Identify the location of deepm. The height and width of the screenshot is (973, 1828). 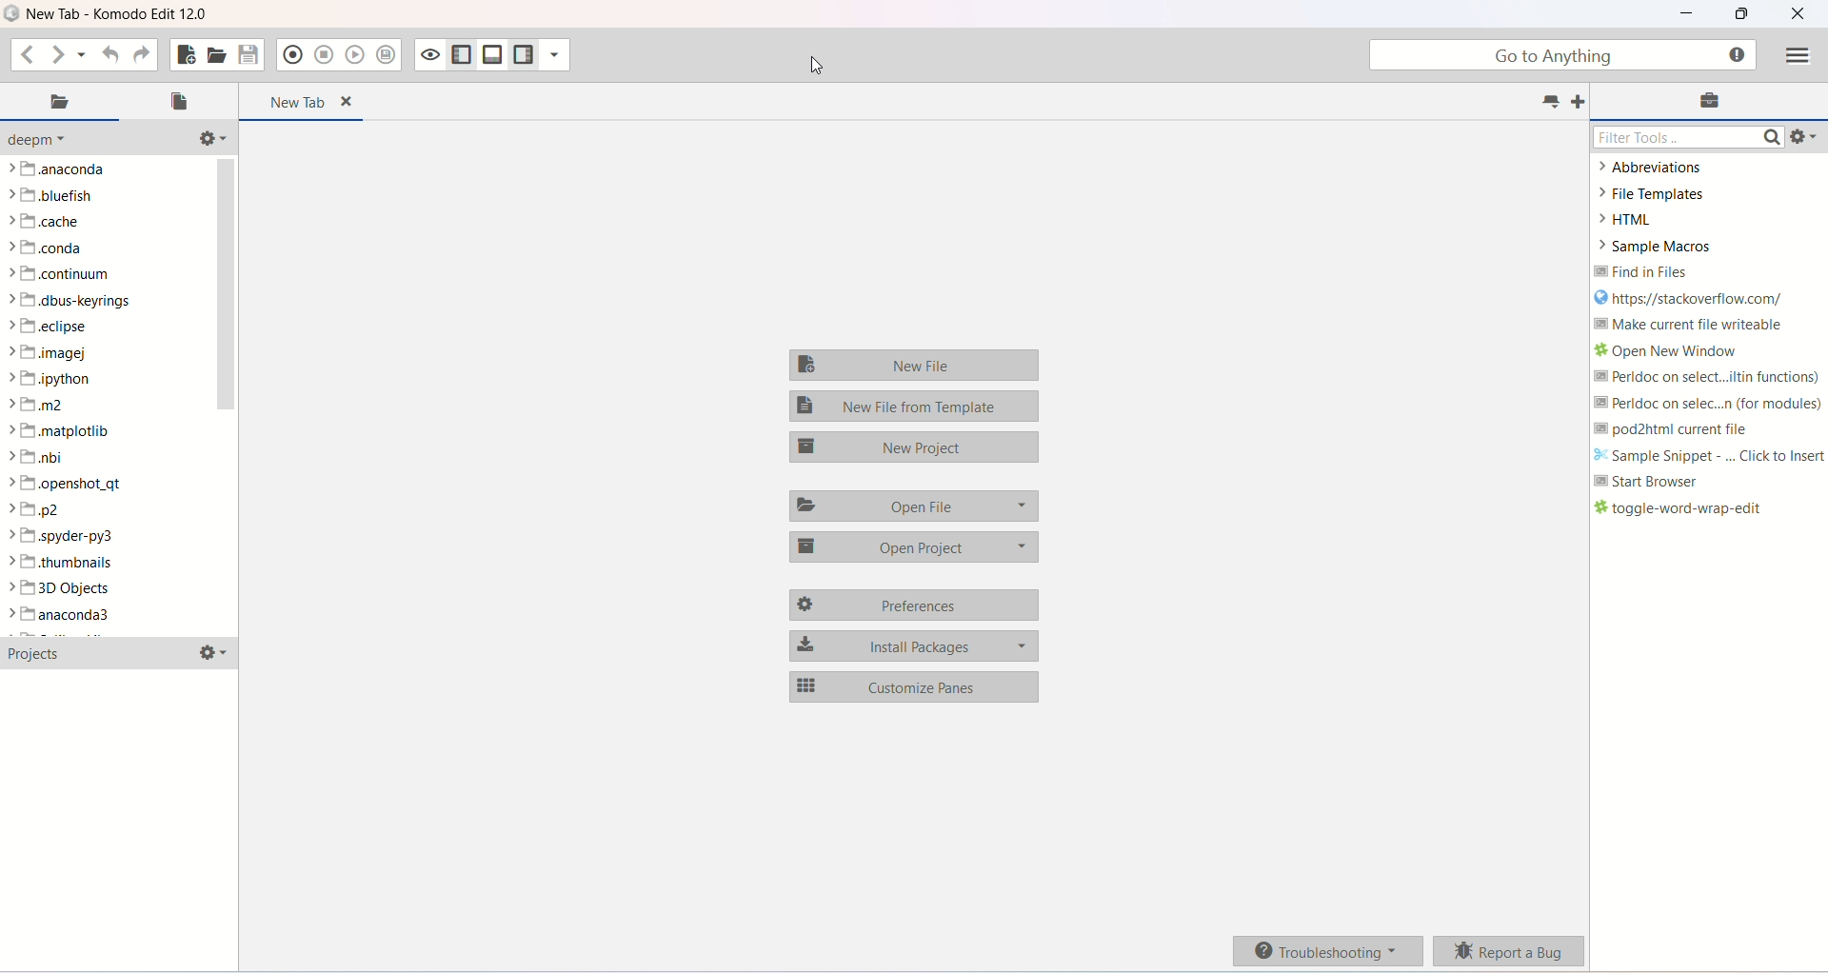
(44, 142).